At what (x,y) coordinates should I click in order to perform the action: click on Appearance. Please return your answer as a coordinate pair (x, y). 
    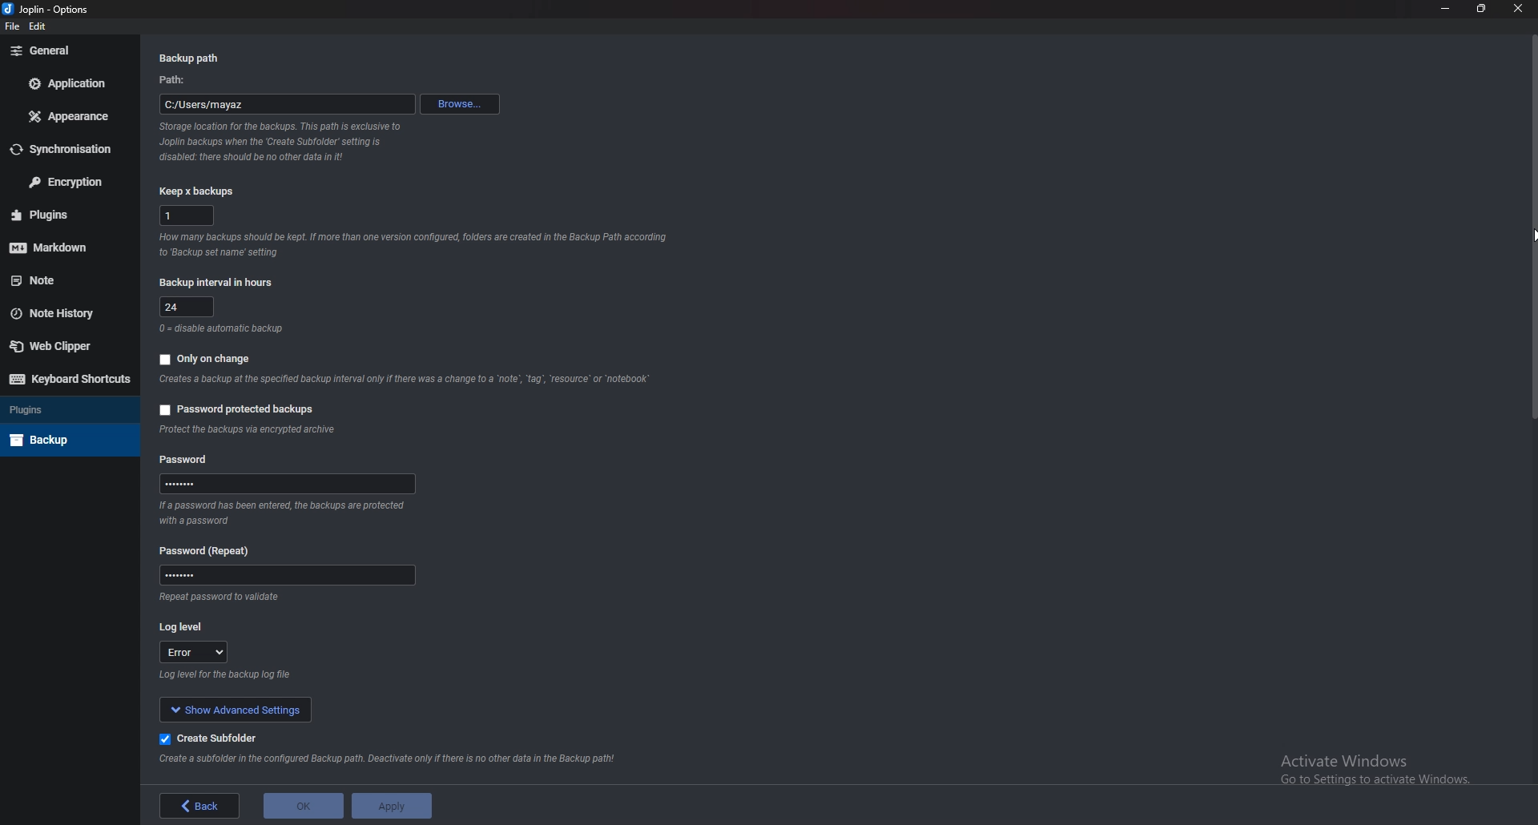
    Looking at the image, I should click on (73, 115).